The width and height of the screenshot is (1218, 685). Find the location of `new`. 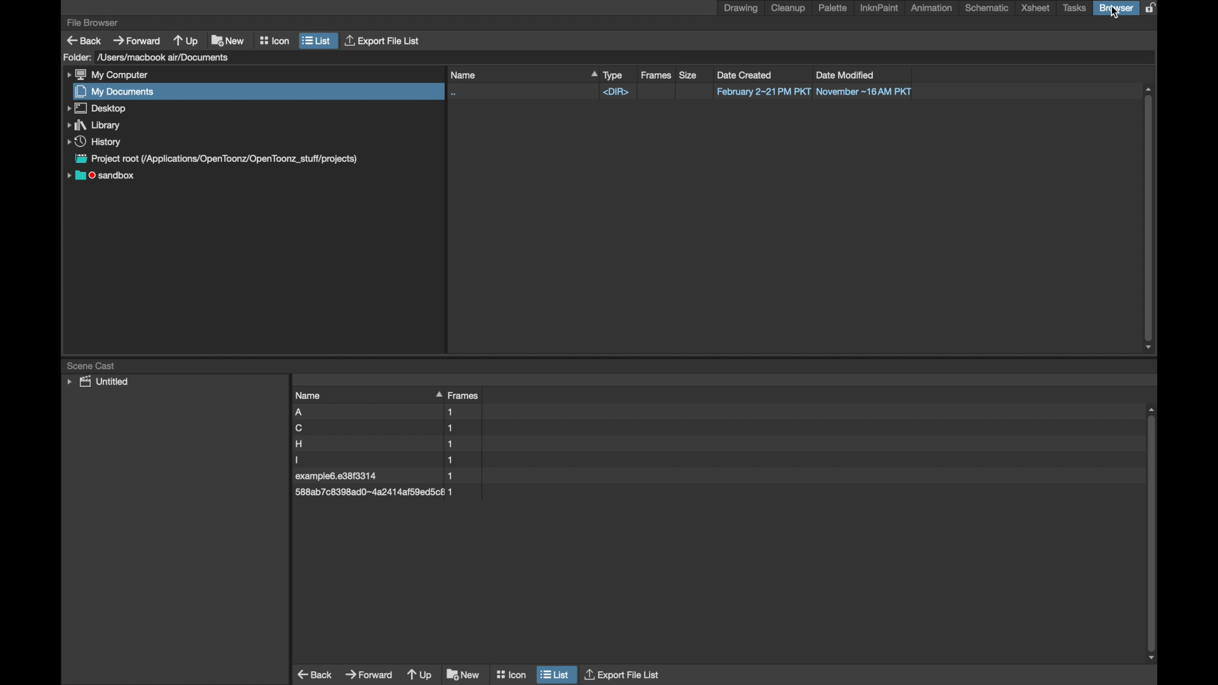

new is located at coordinates (228, 40).